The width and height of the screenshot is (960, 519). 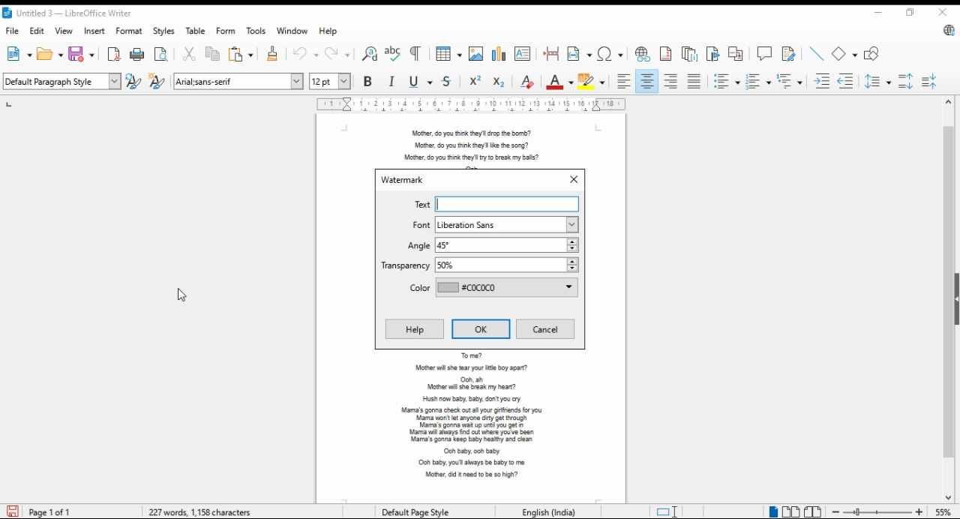 What do you see at coordinates (94, 31) in the screenshot?
I see `insert` at bounding box center [94, 31].